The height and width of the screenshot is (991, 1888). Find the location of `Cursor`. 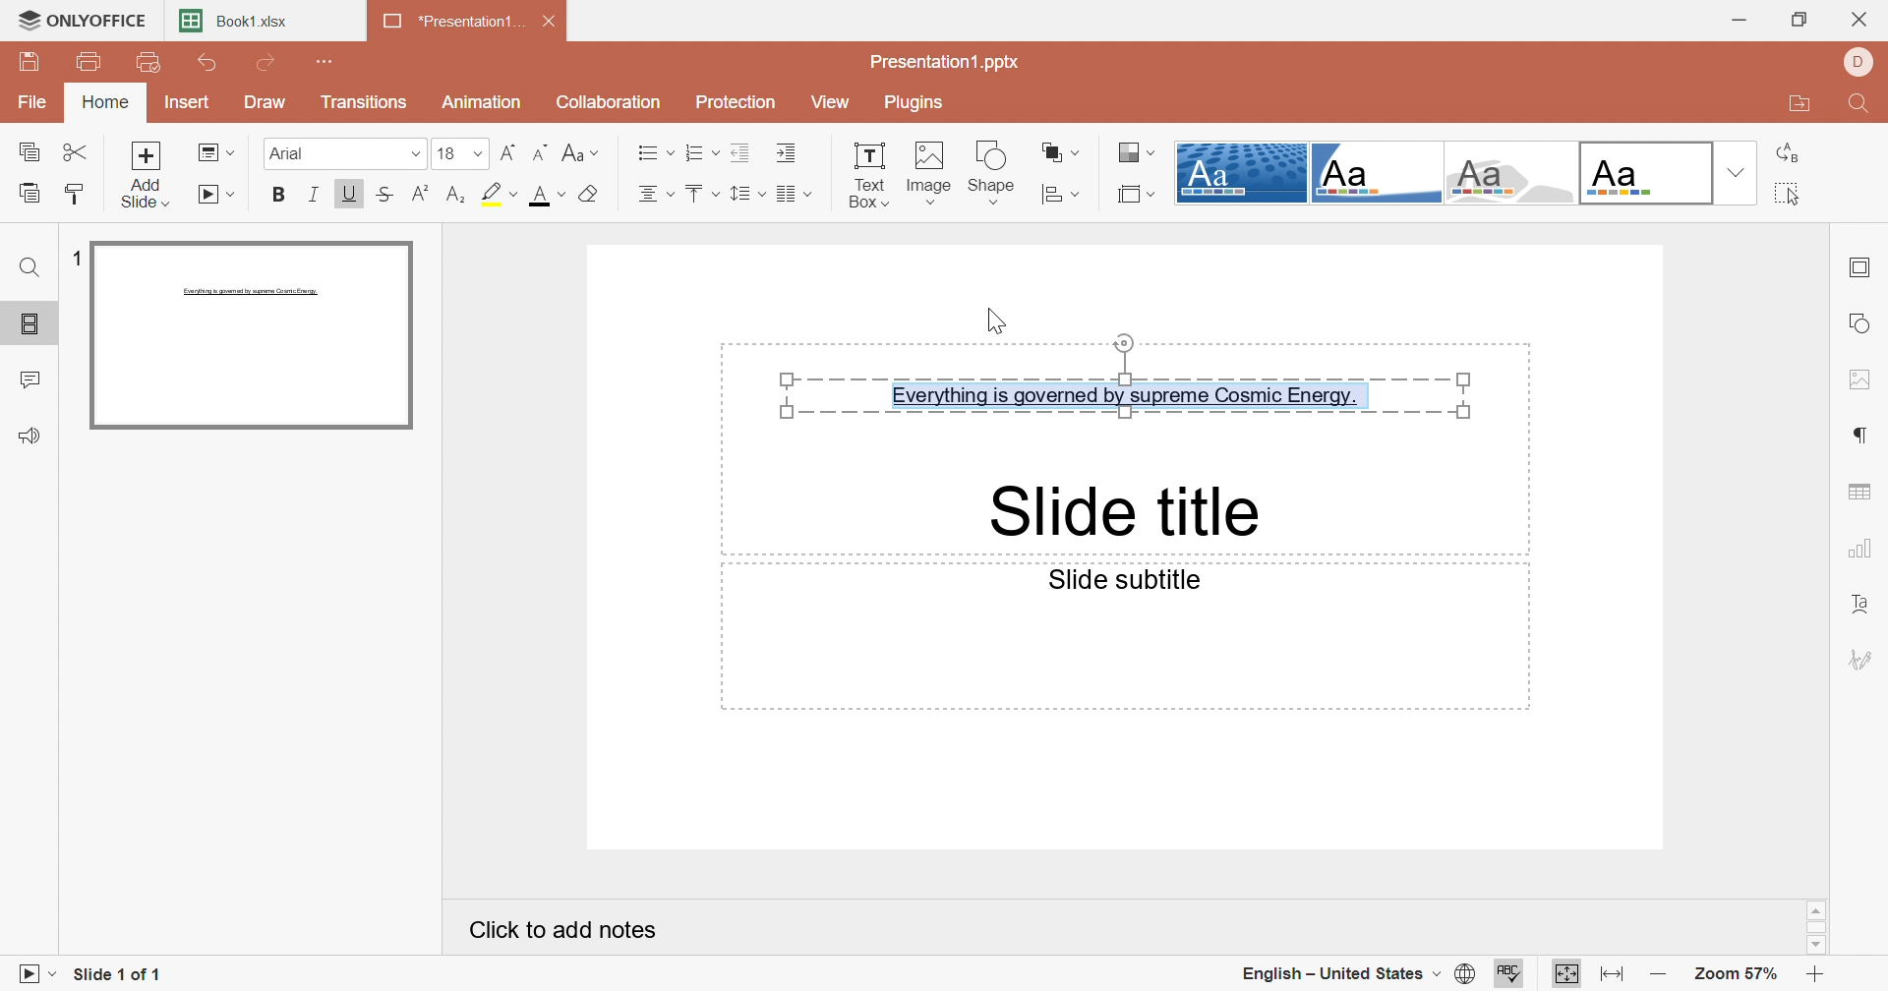

Cursor is located at coordinates (997, 321).